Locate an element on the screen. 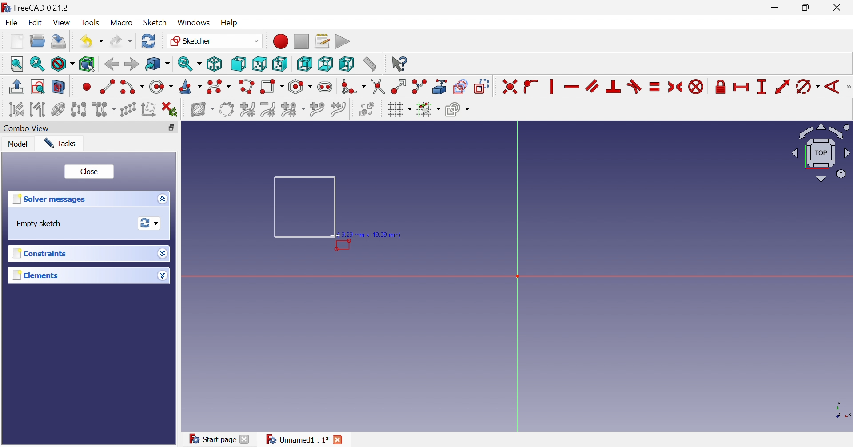 The image size is (853, 447). Tasks is located at coordinates (61, 144).